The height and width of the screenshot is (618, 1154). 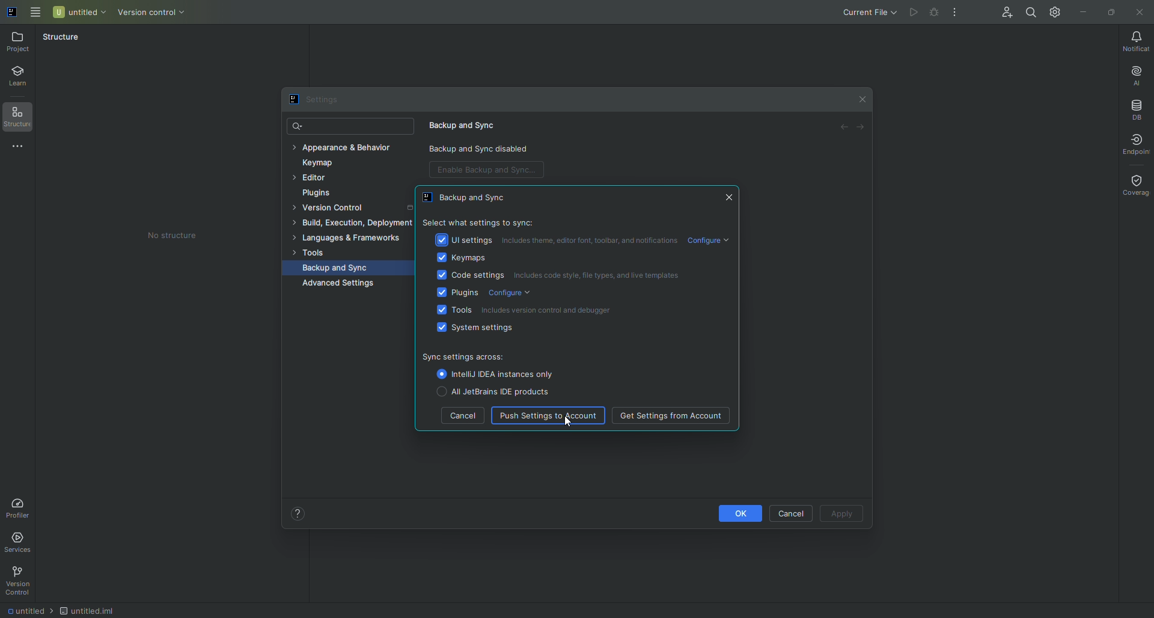 I want to click on Keymap, so click(x=321, y=165).